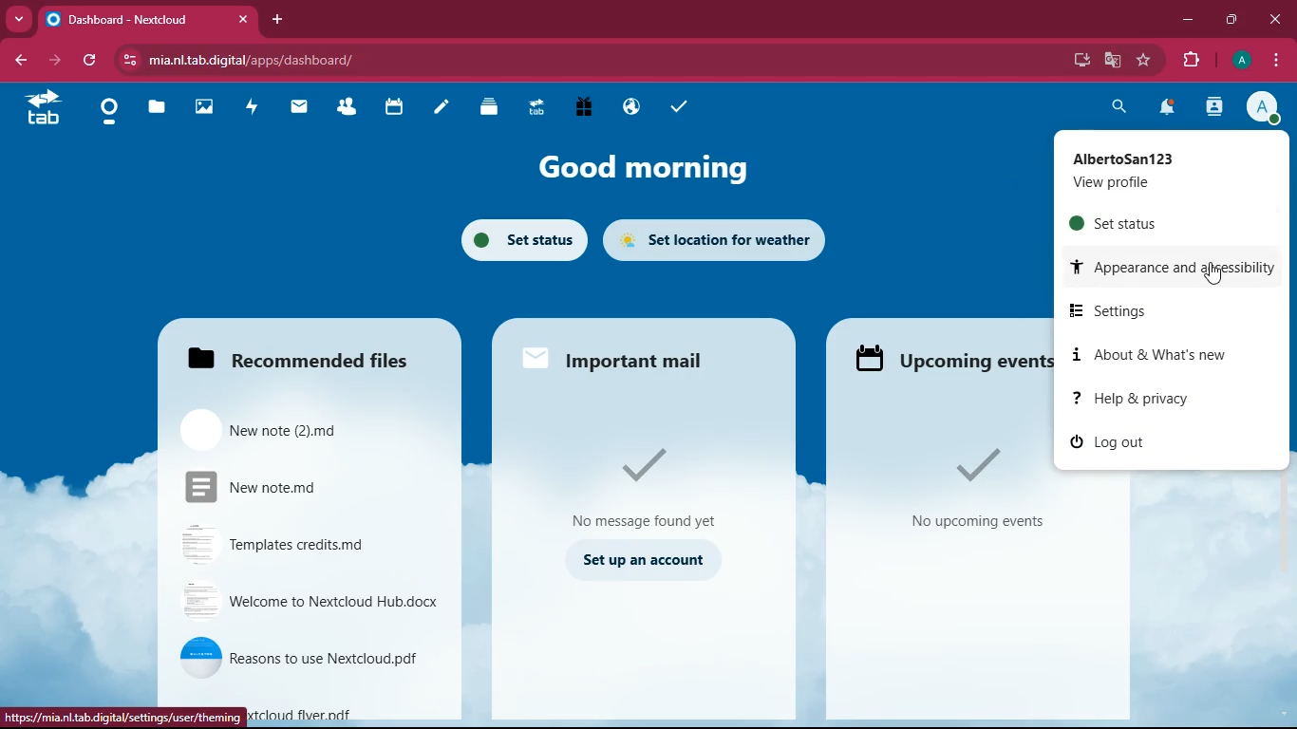 This screenshot has width=1297, height=729. Describe the element at coordinates (300, 108) in the screenshot. I see `mail` at that location.